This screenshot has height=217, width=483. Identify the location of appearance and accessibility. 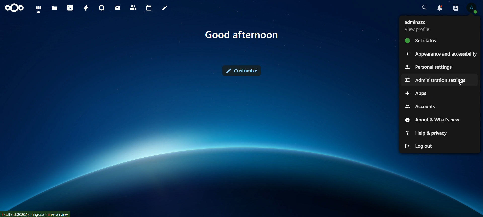
(442, 54).